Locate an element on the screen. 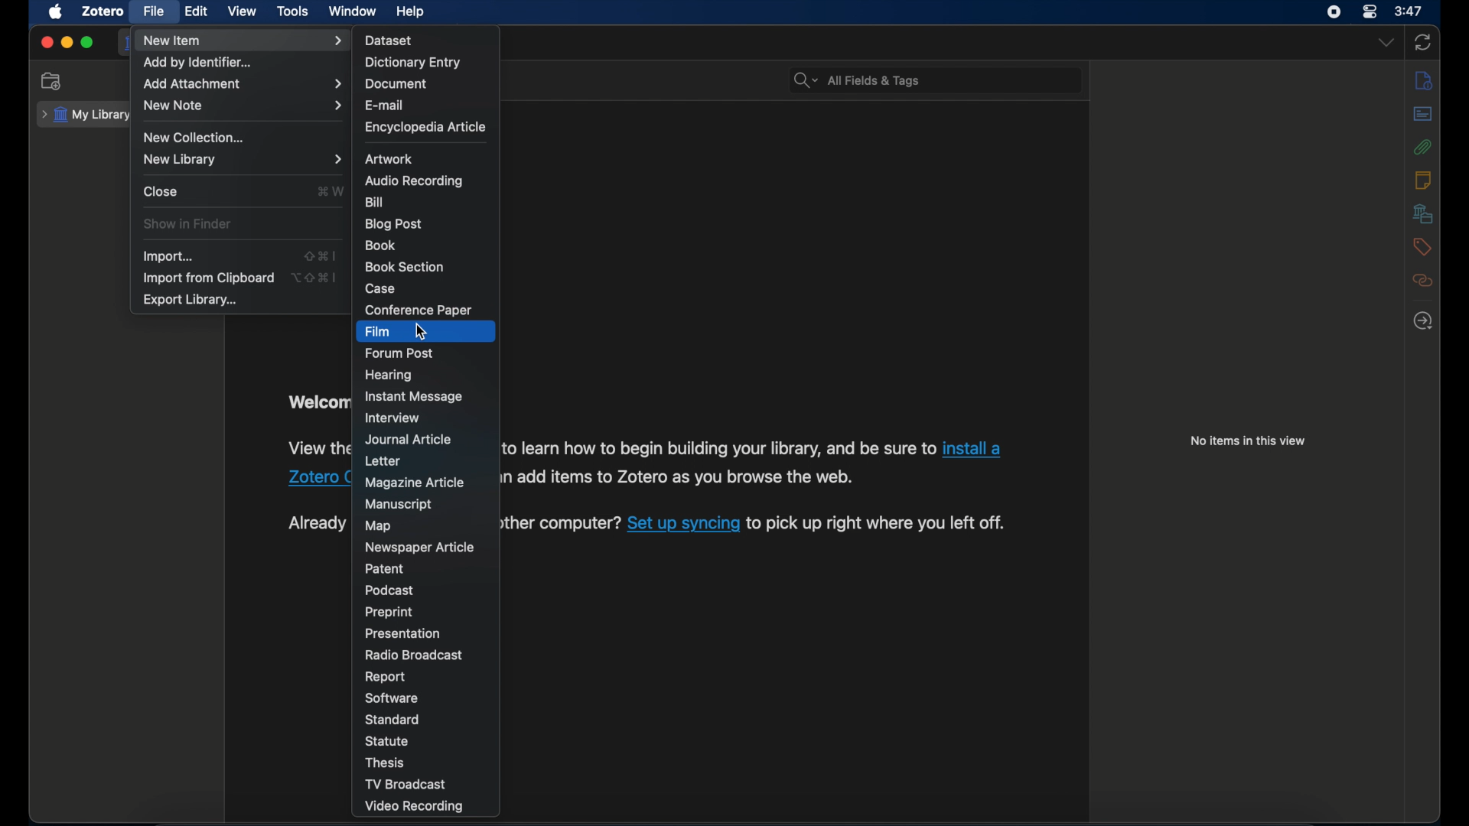 This screenshot has width=1469, height=826. new library is located at coordinates (243, 159).